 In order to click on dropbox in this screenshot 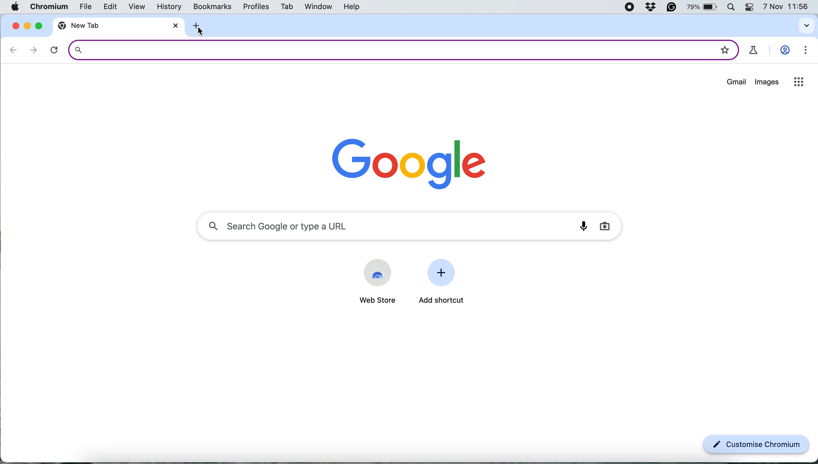, I will do `click(652, 7)`.